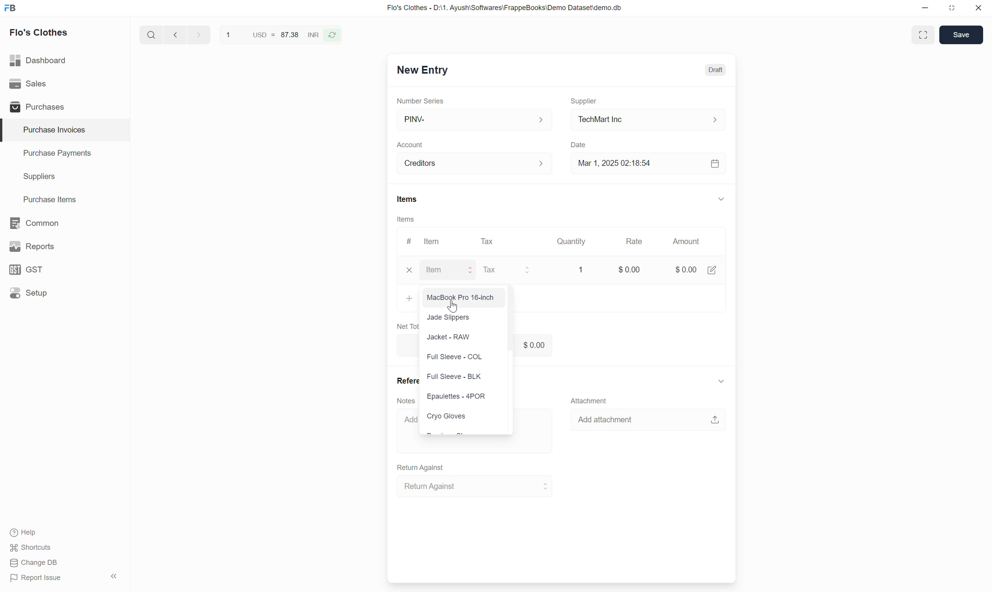 This screenshot has height=592, width=992. I want to click on New Entry, so click(423, 70).